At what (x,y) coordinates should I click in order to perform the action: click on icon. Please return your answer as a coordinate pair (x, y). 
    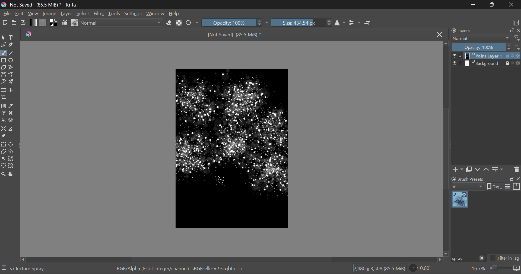
    Looking at the image, I should click on (517, 269).